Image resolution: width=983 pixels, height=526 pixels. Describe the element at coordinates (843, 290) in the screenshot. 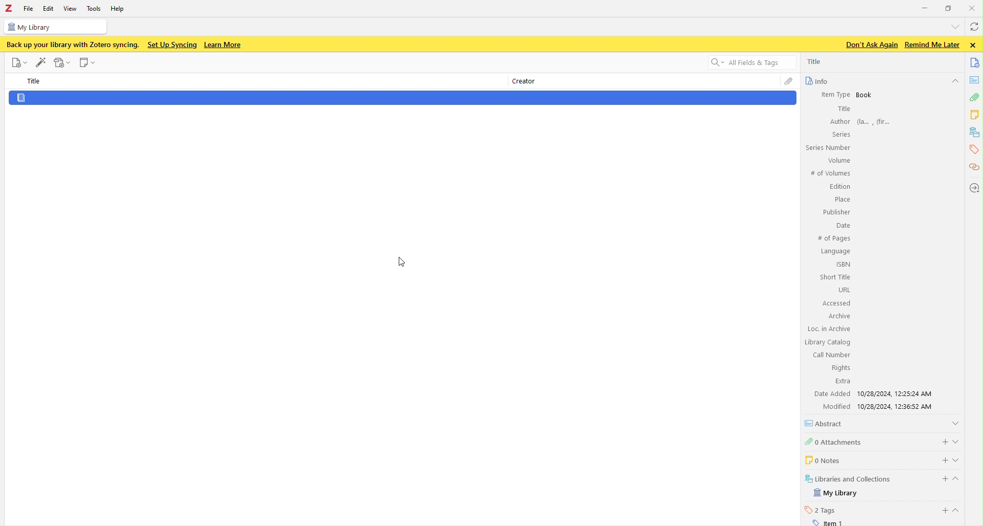

I see `URL` at that location.